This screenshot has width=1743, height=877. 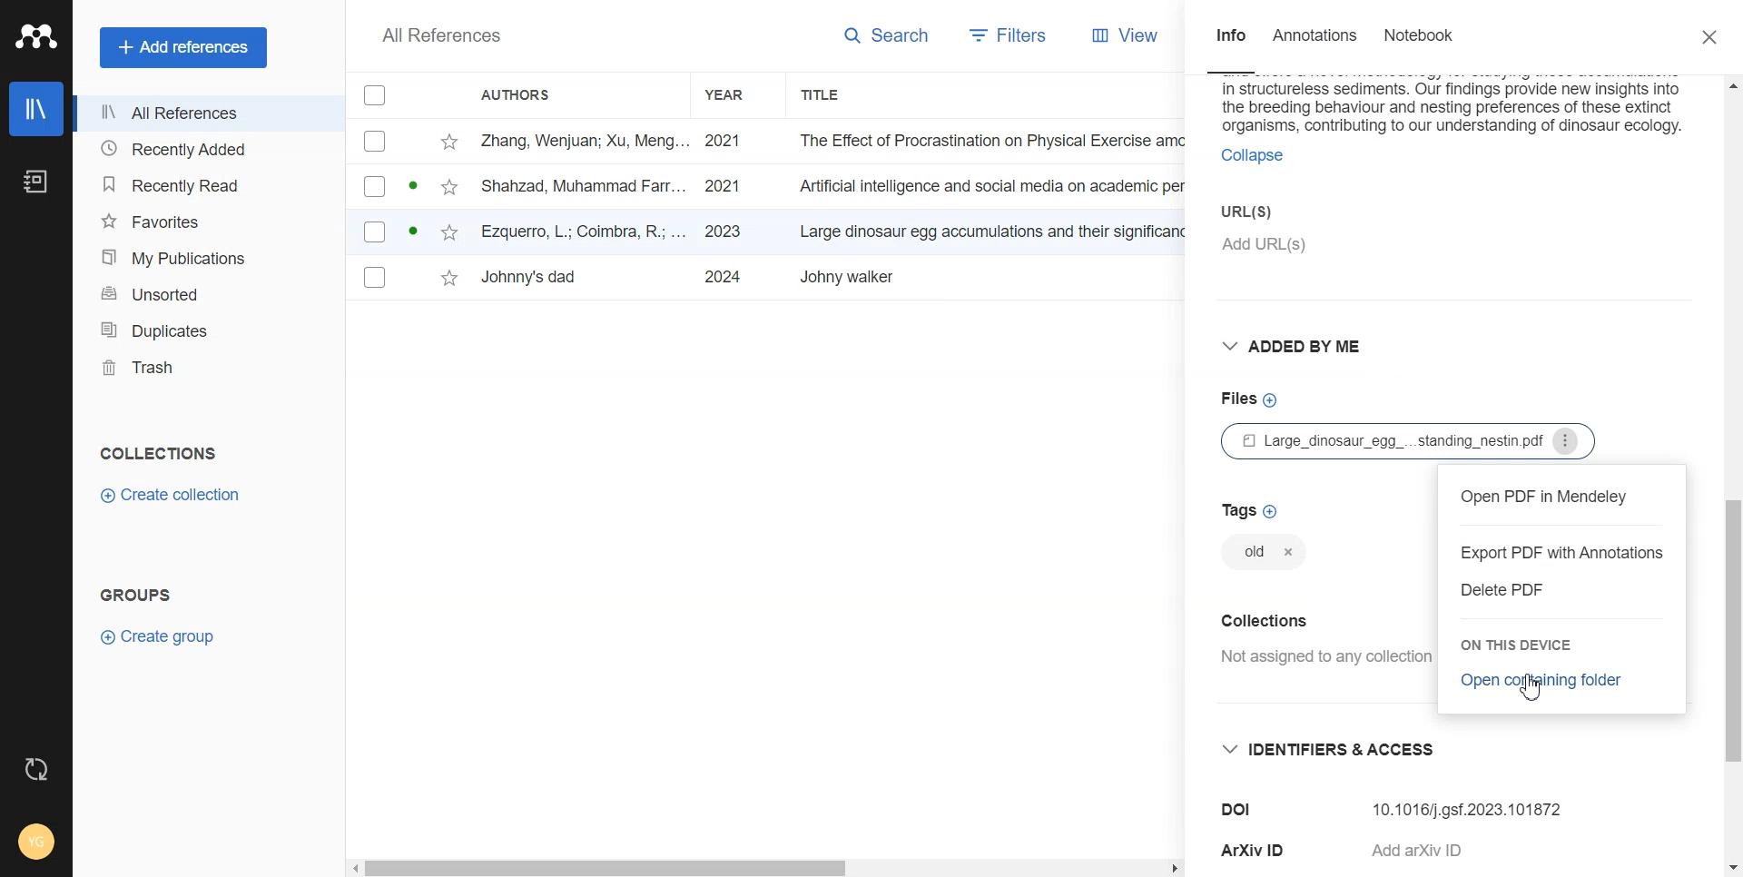 I want to click on Add files, so click(x=1248, y=399).